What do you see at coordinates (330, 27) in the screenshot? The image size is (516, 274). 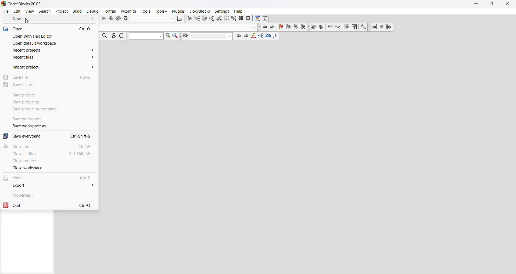 I see `Insert comment block` at bounding box center [330, 27].